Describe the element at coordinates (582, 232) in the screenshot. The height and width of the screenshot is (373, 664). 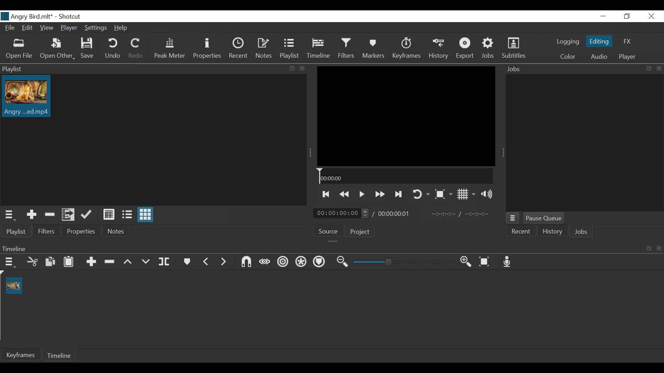
I see `Jobs` at that location.